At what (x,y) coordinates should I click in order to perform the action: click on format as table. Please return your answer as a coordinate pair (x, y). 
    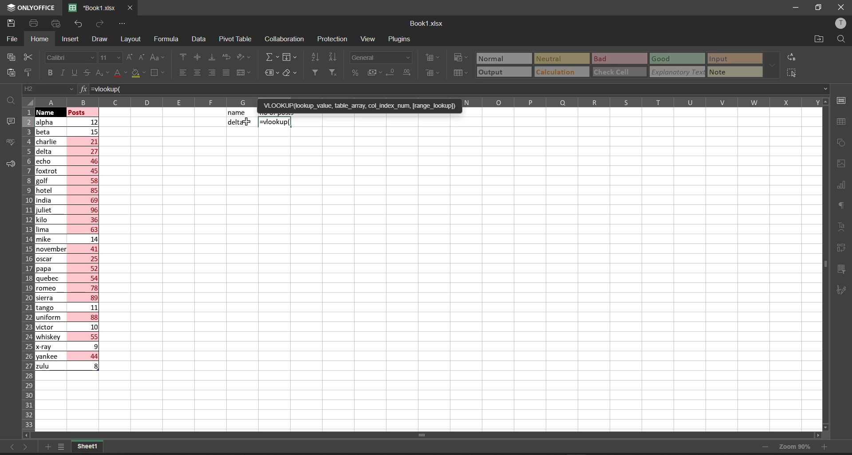
    Looking at the image, I should click on (460, 73).